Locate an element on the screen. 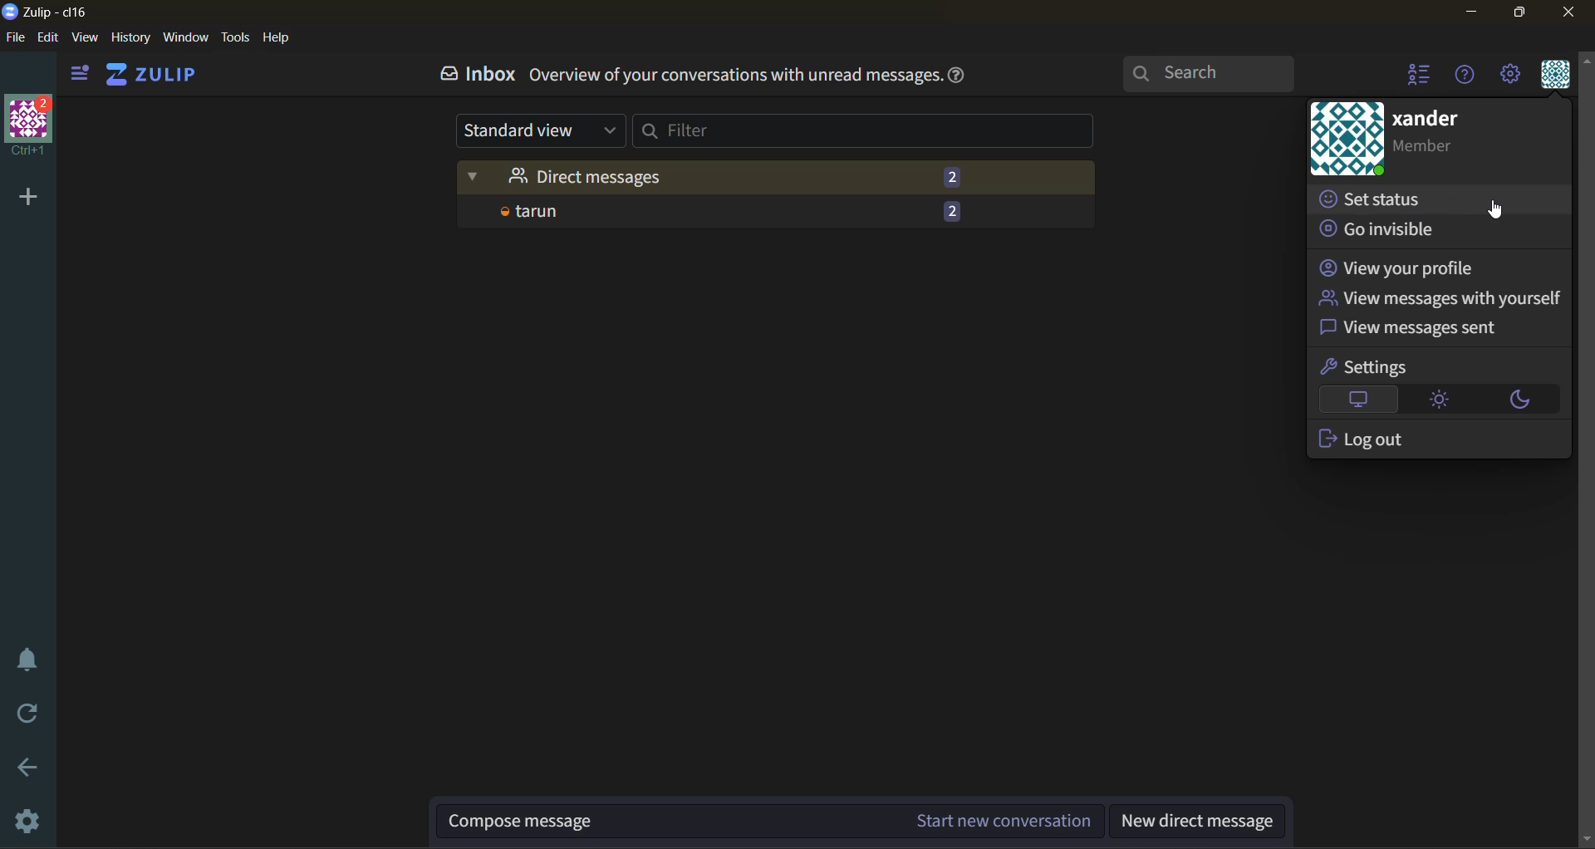 The width and height of the screenshot is (1595, 849). file is located at coordinates (22, 39).